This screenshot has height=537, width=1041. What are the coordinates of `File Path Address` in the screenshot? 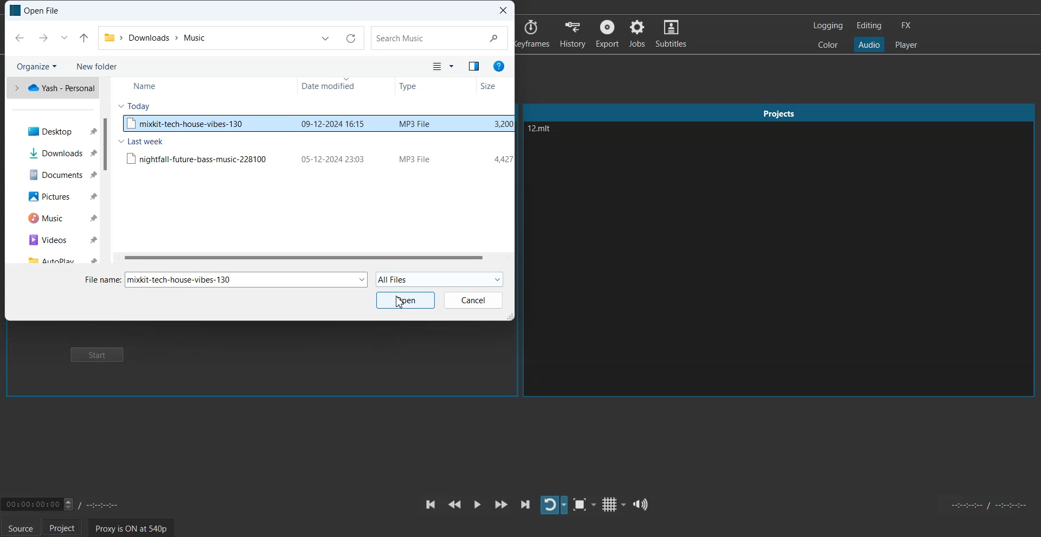 It's located at (155, 36).